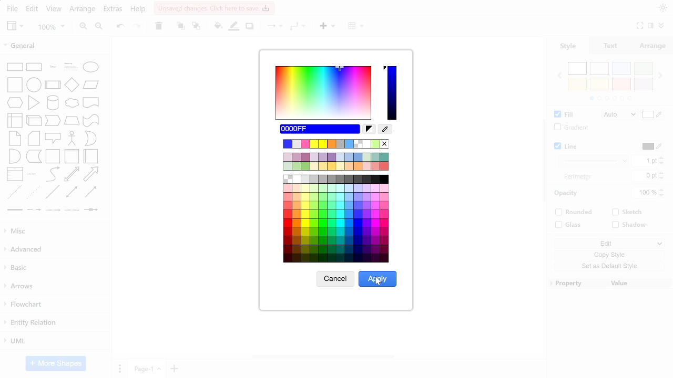 This screenshot has width=673, height=378. What do you see at coordinates (627, 213) in the screenshot?
I see `sketch` at bounding box center [627, 213].